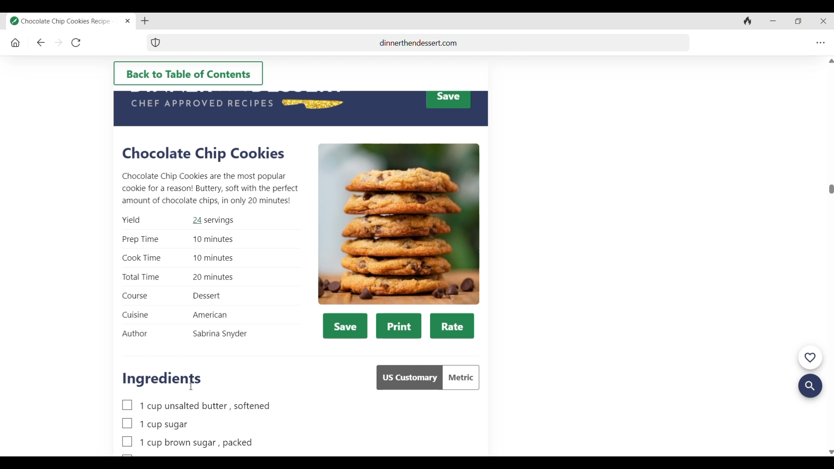 This screenshot has width=834, height=469. Describe the element at coordinates (426, 43) in the screenshot. I see `dinnerthendessert.com` at that location.